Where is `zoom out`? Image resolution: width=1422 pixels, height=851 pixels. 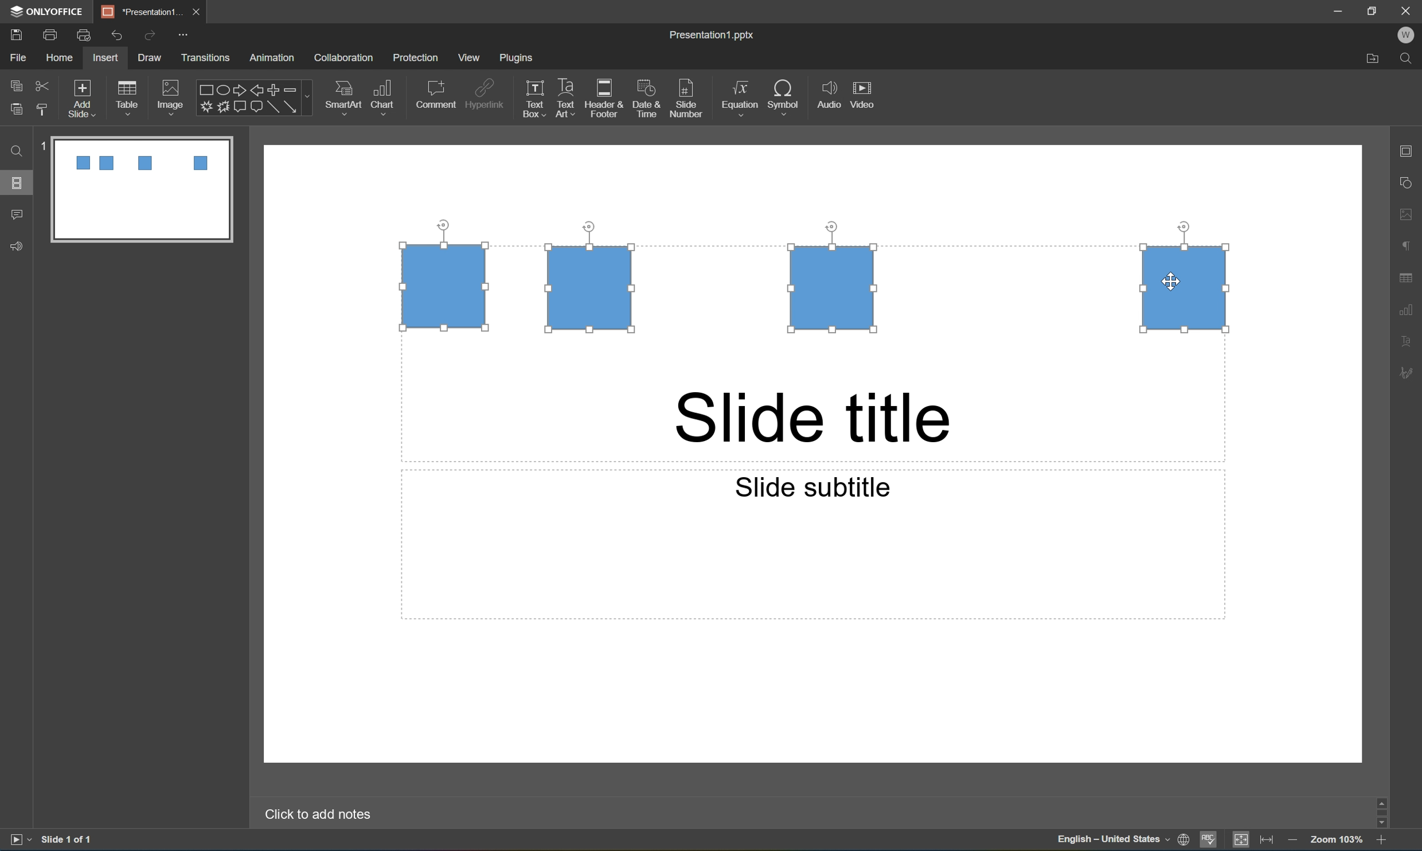
zoom out is located at coordinates (1293, 842).